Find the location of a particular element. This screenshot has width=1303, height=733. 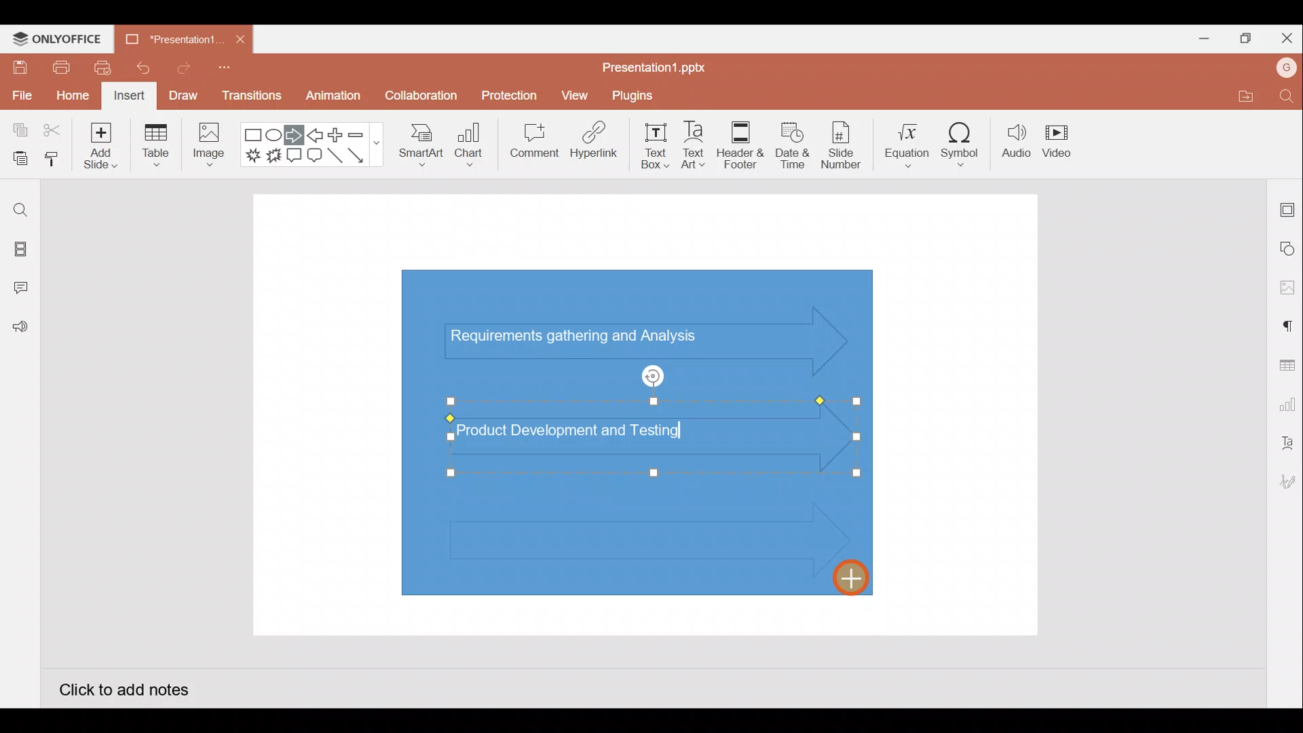

Hyperlink is located at coordinates (590, 142).